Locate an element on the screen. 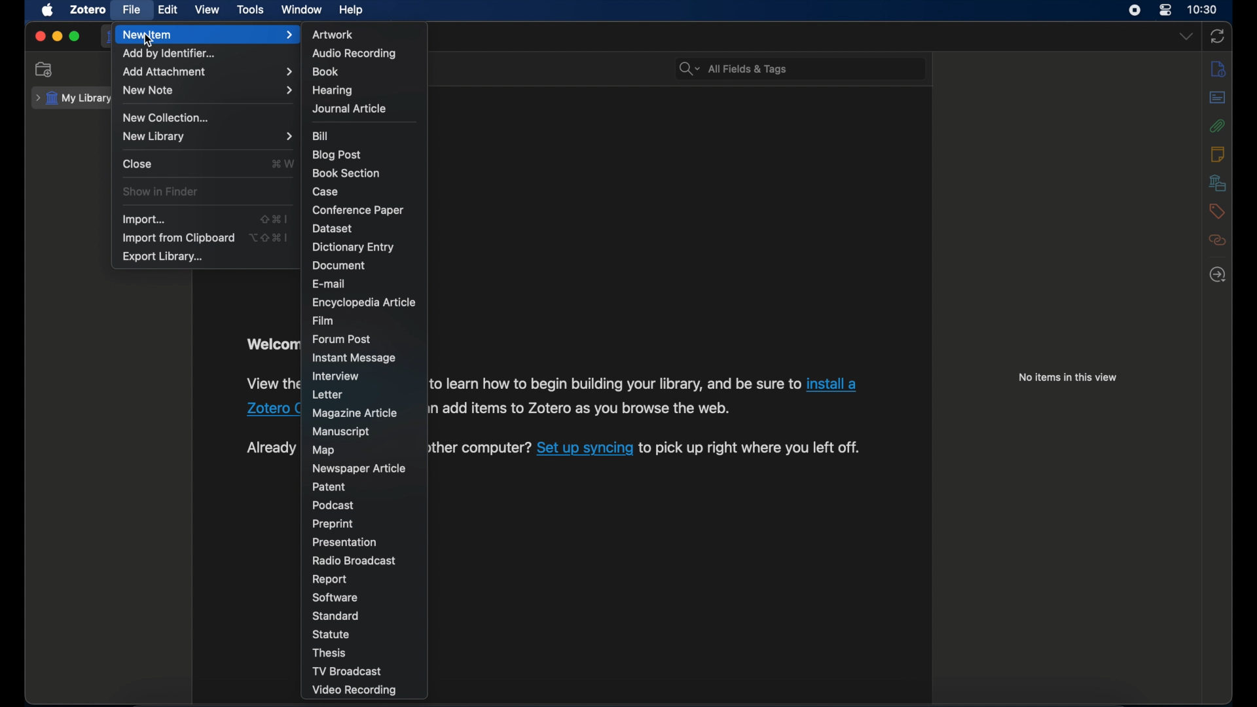 This screenshot has width=1257, height=707. zotero is located at coordinates (88, 10).